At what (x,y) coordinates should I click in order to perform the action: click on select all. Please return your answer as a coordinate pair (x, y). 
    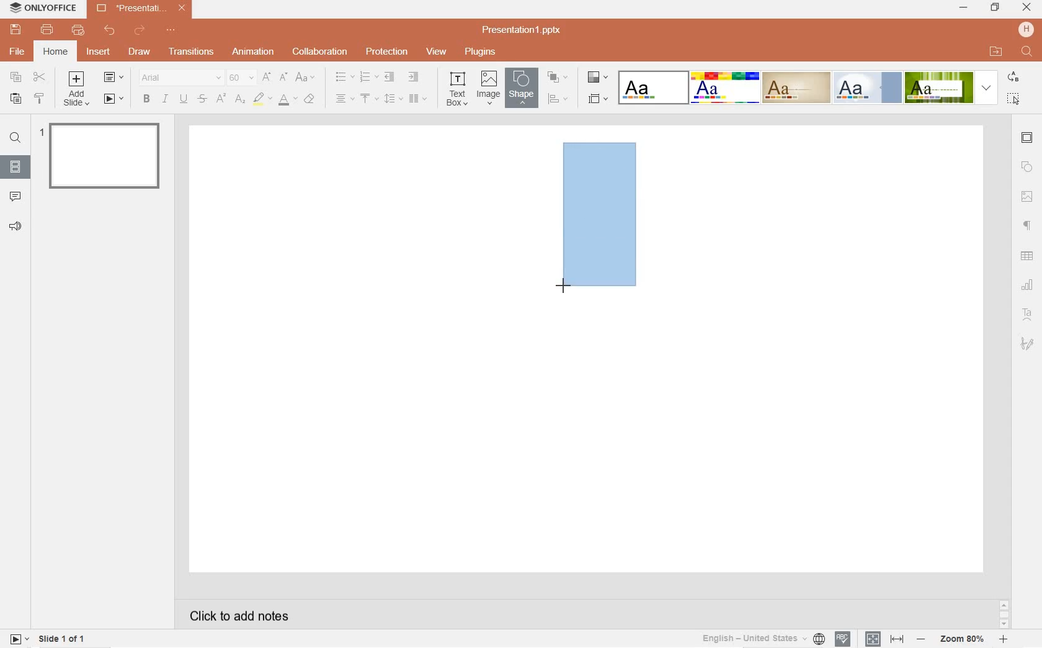
    Looking at the image, I should click on (1015, 99).